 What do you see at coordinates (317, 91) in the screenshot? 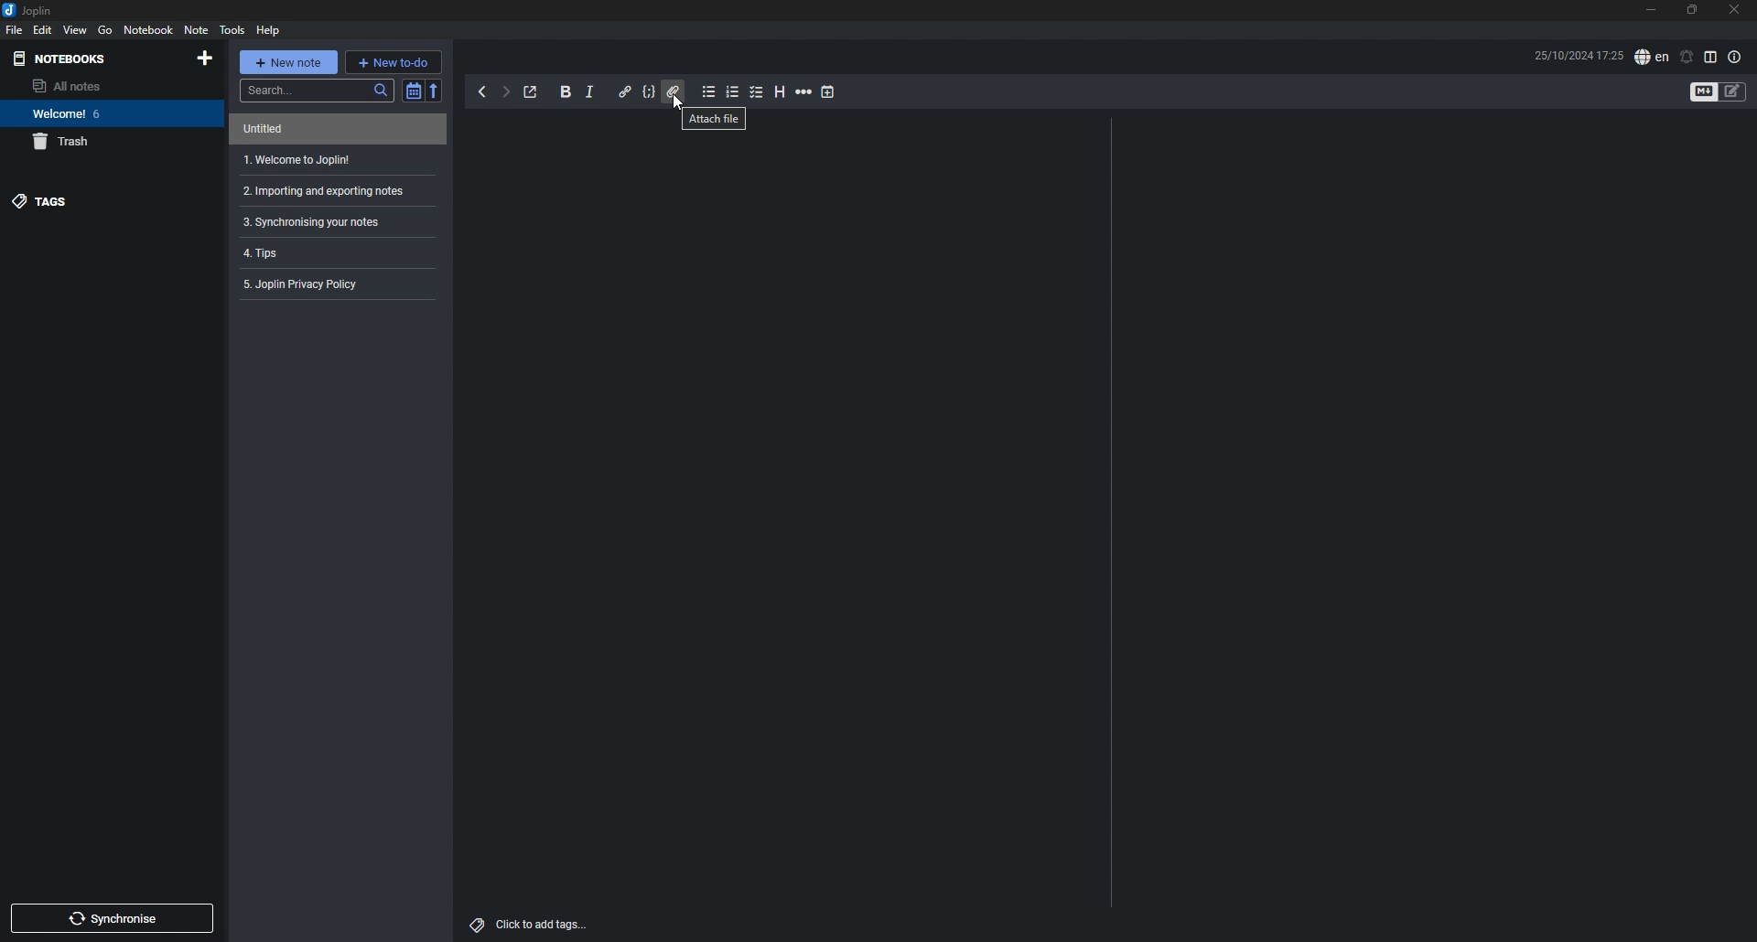
I see `search bar` at bounding box center [317, 91].